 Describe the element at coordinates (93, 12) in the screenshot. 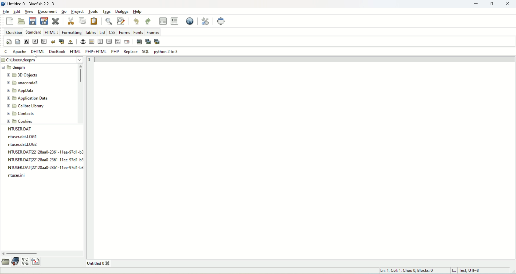

I see `tools` at that location.